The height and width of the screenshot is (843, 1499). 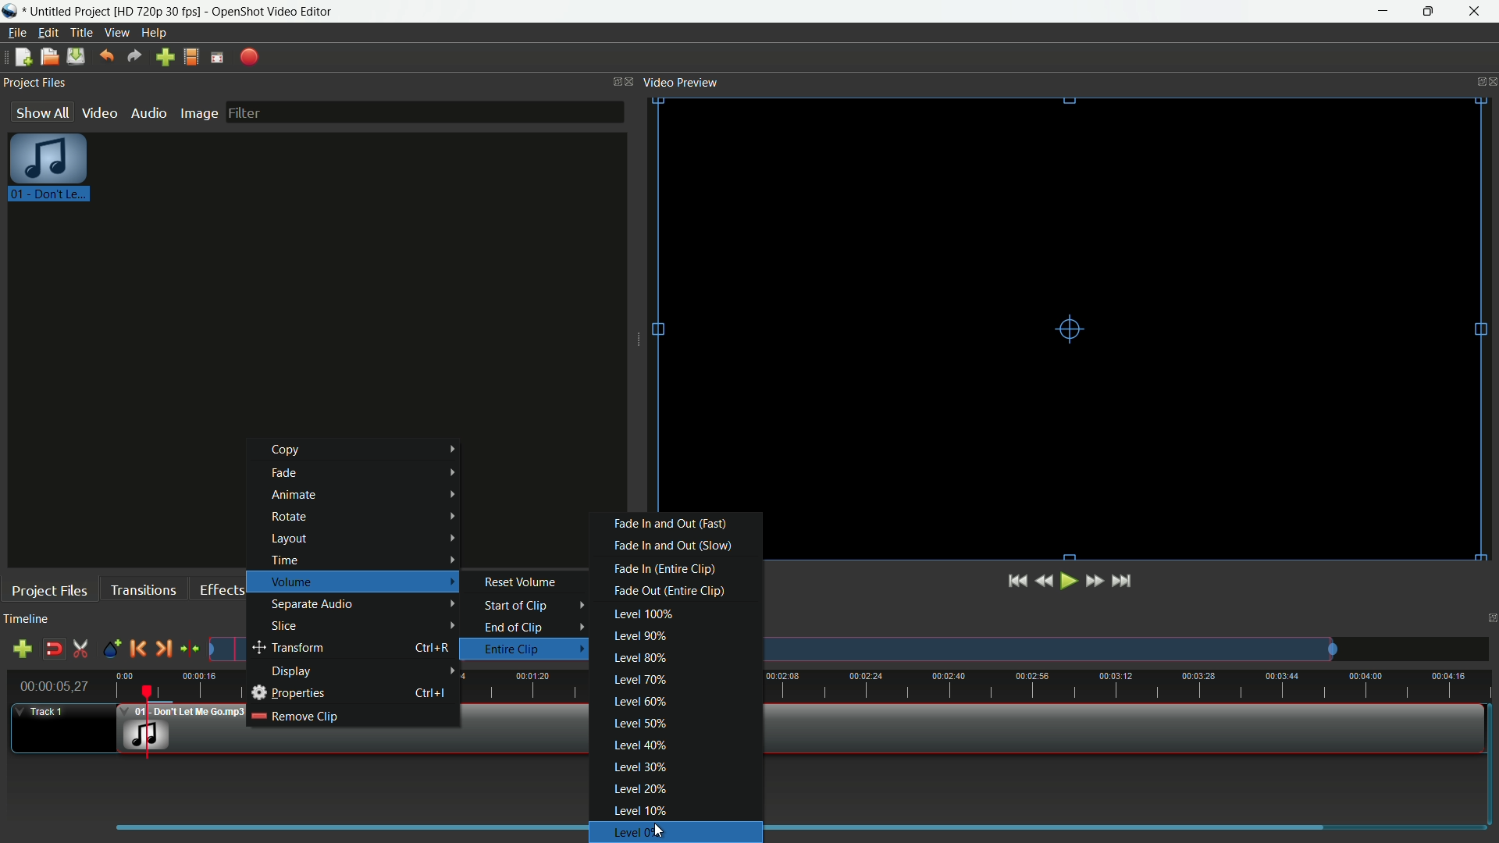 I want to click on project file, so click(x=50, y=171).